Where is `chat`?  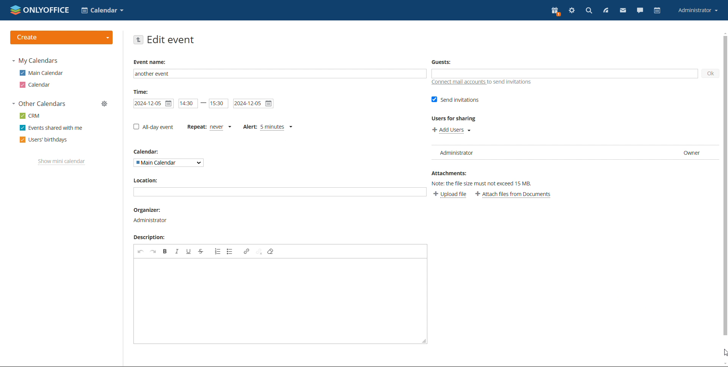 chat is located at coordinates (640, 11).